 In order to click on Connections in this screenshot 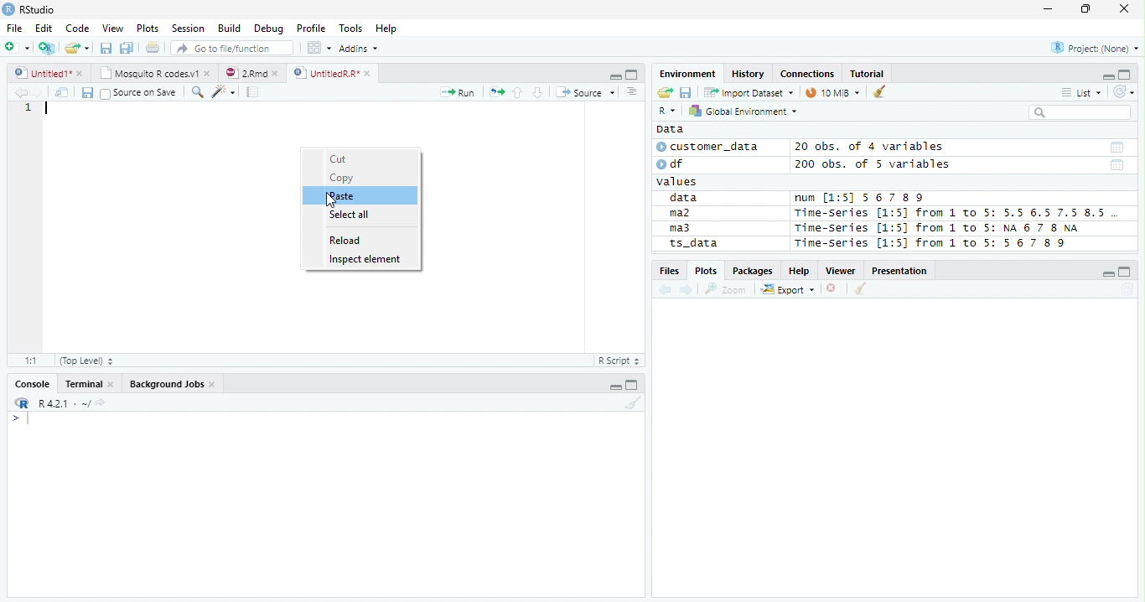, I will do `click(807, 74)`.